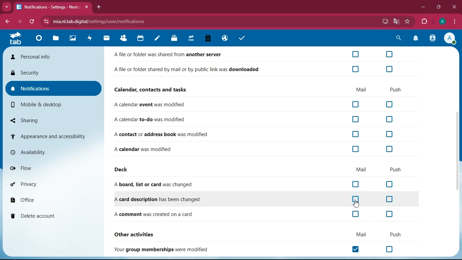 The width and height of the screenshot is (462, 260). What do you see at coordinates (423, 21) in the screenshot?
I see `extensions` at bounding box center [423, 21].